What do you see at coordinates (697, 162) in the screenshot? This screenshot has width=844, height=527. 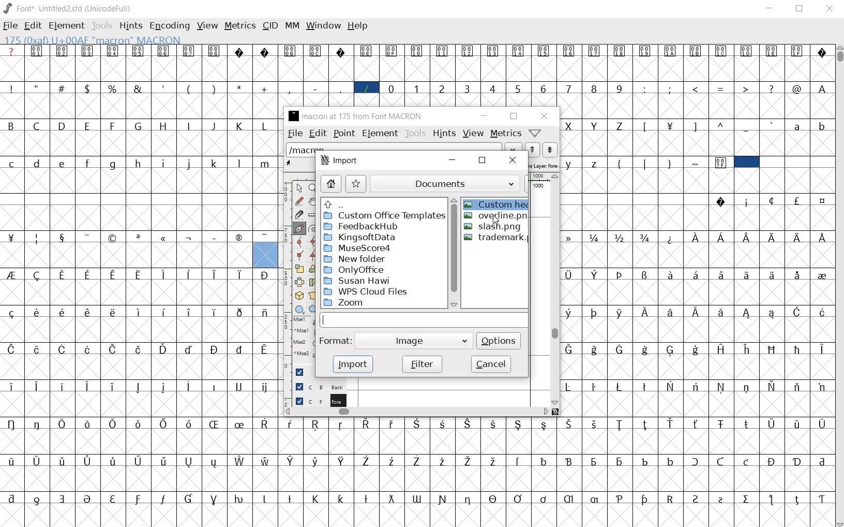 I see `~` at bounding box center [697, 162].